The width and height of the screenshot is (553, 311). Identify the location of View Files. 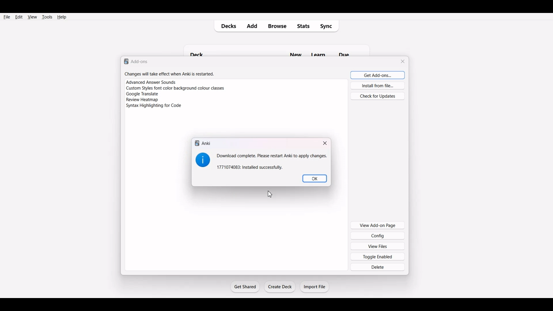
(378, 246).